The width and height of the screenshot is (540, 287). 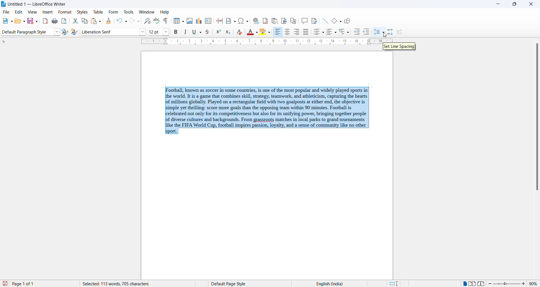 I want to click on view, so click(x=31, y=12).